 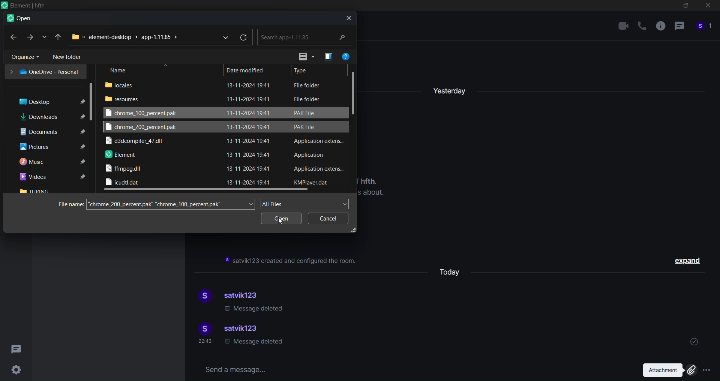 What do you see at coordinates (450, 88) in the screenshot?
I see `yesterday` at bounding box center [450, 88].